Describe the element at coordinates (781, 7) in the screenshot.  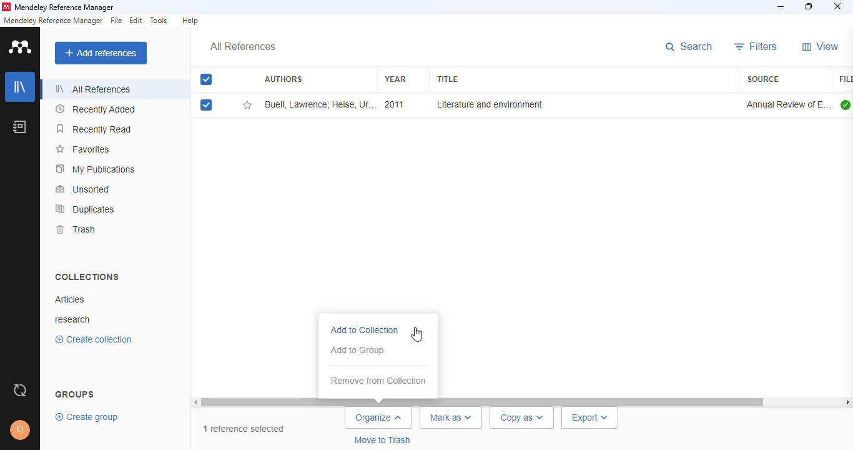
I see `minimize` at that location.